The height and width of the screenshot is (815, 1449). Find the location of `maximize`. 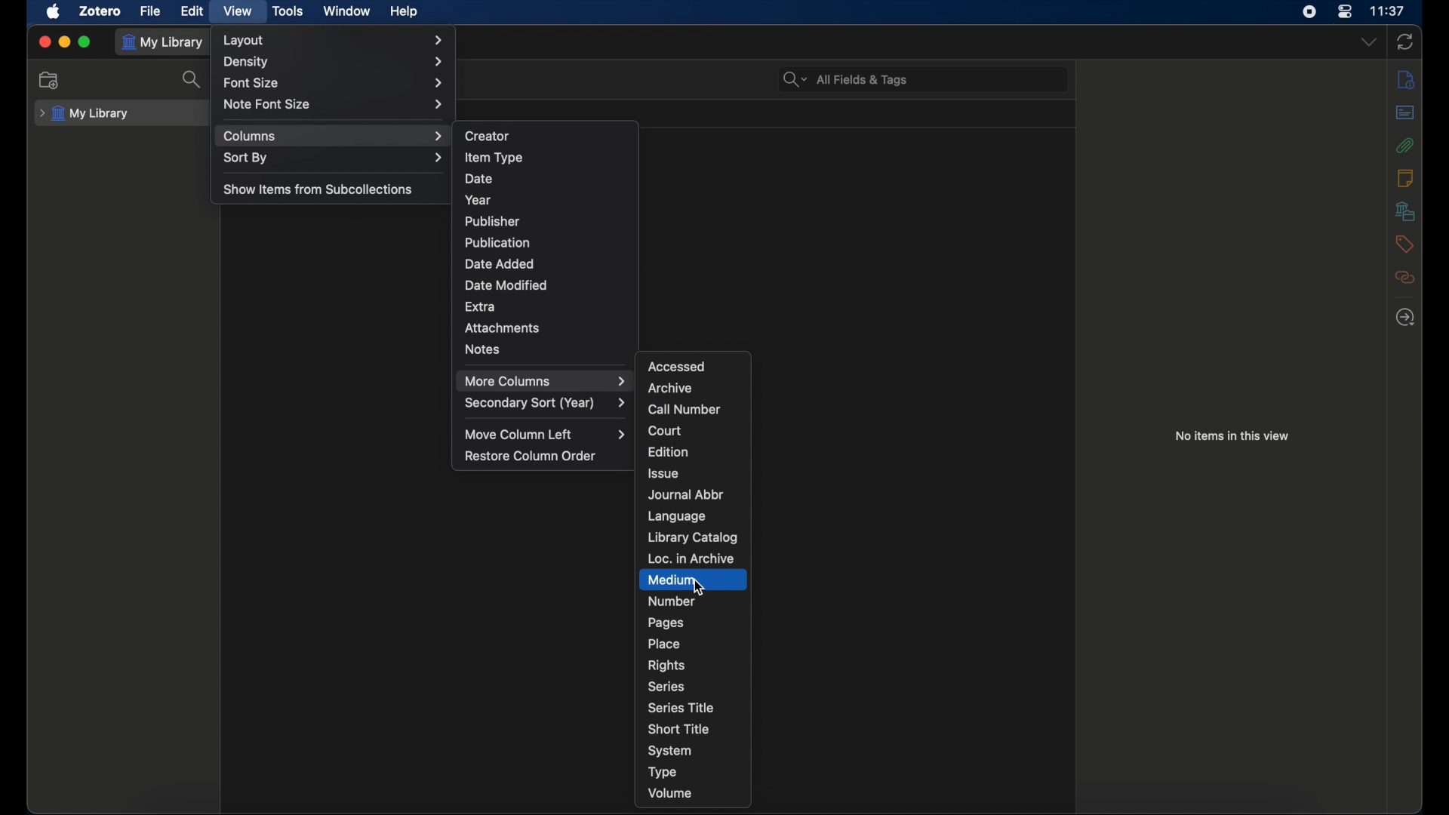

maximize is located at coordinates (85, 43).